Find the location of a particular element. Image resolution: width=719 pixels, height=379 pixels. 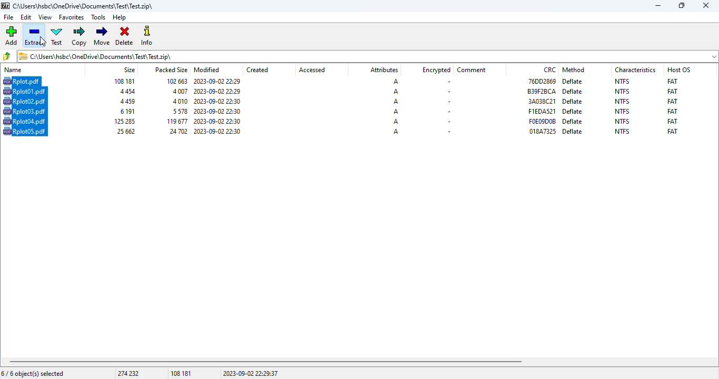

6/6 object(s) selected is located at coordinates (33, 373).